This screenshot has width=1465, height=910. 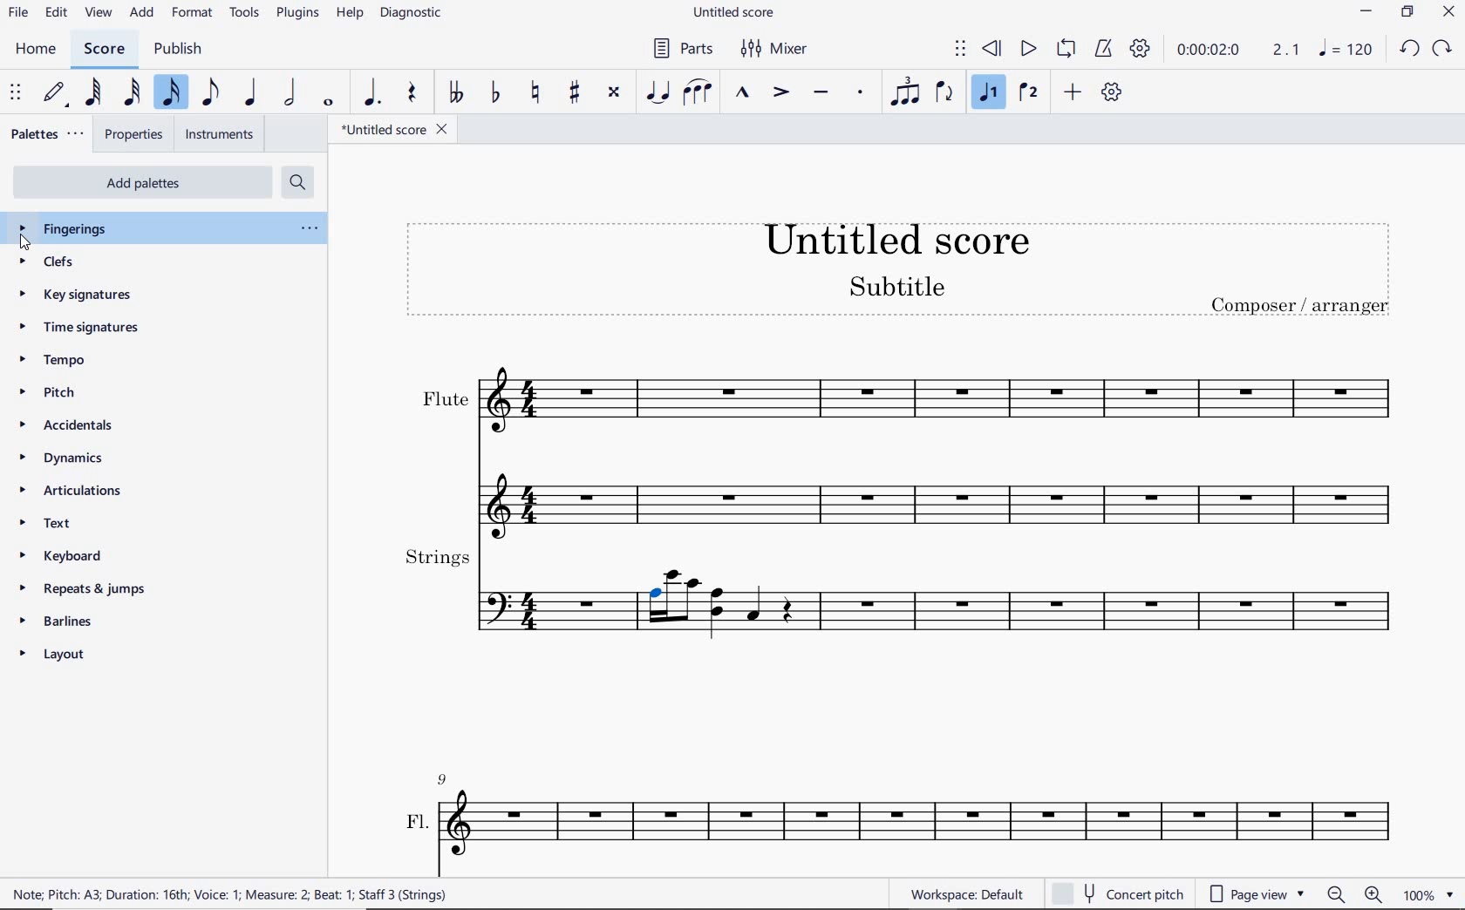 What do you see at coordinates (72, 456) in the screenshot?
I see `dynamics` at bounding box center [72, 456].